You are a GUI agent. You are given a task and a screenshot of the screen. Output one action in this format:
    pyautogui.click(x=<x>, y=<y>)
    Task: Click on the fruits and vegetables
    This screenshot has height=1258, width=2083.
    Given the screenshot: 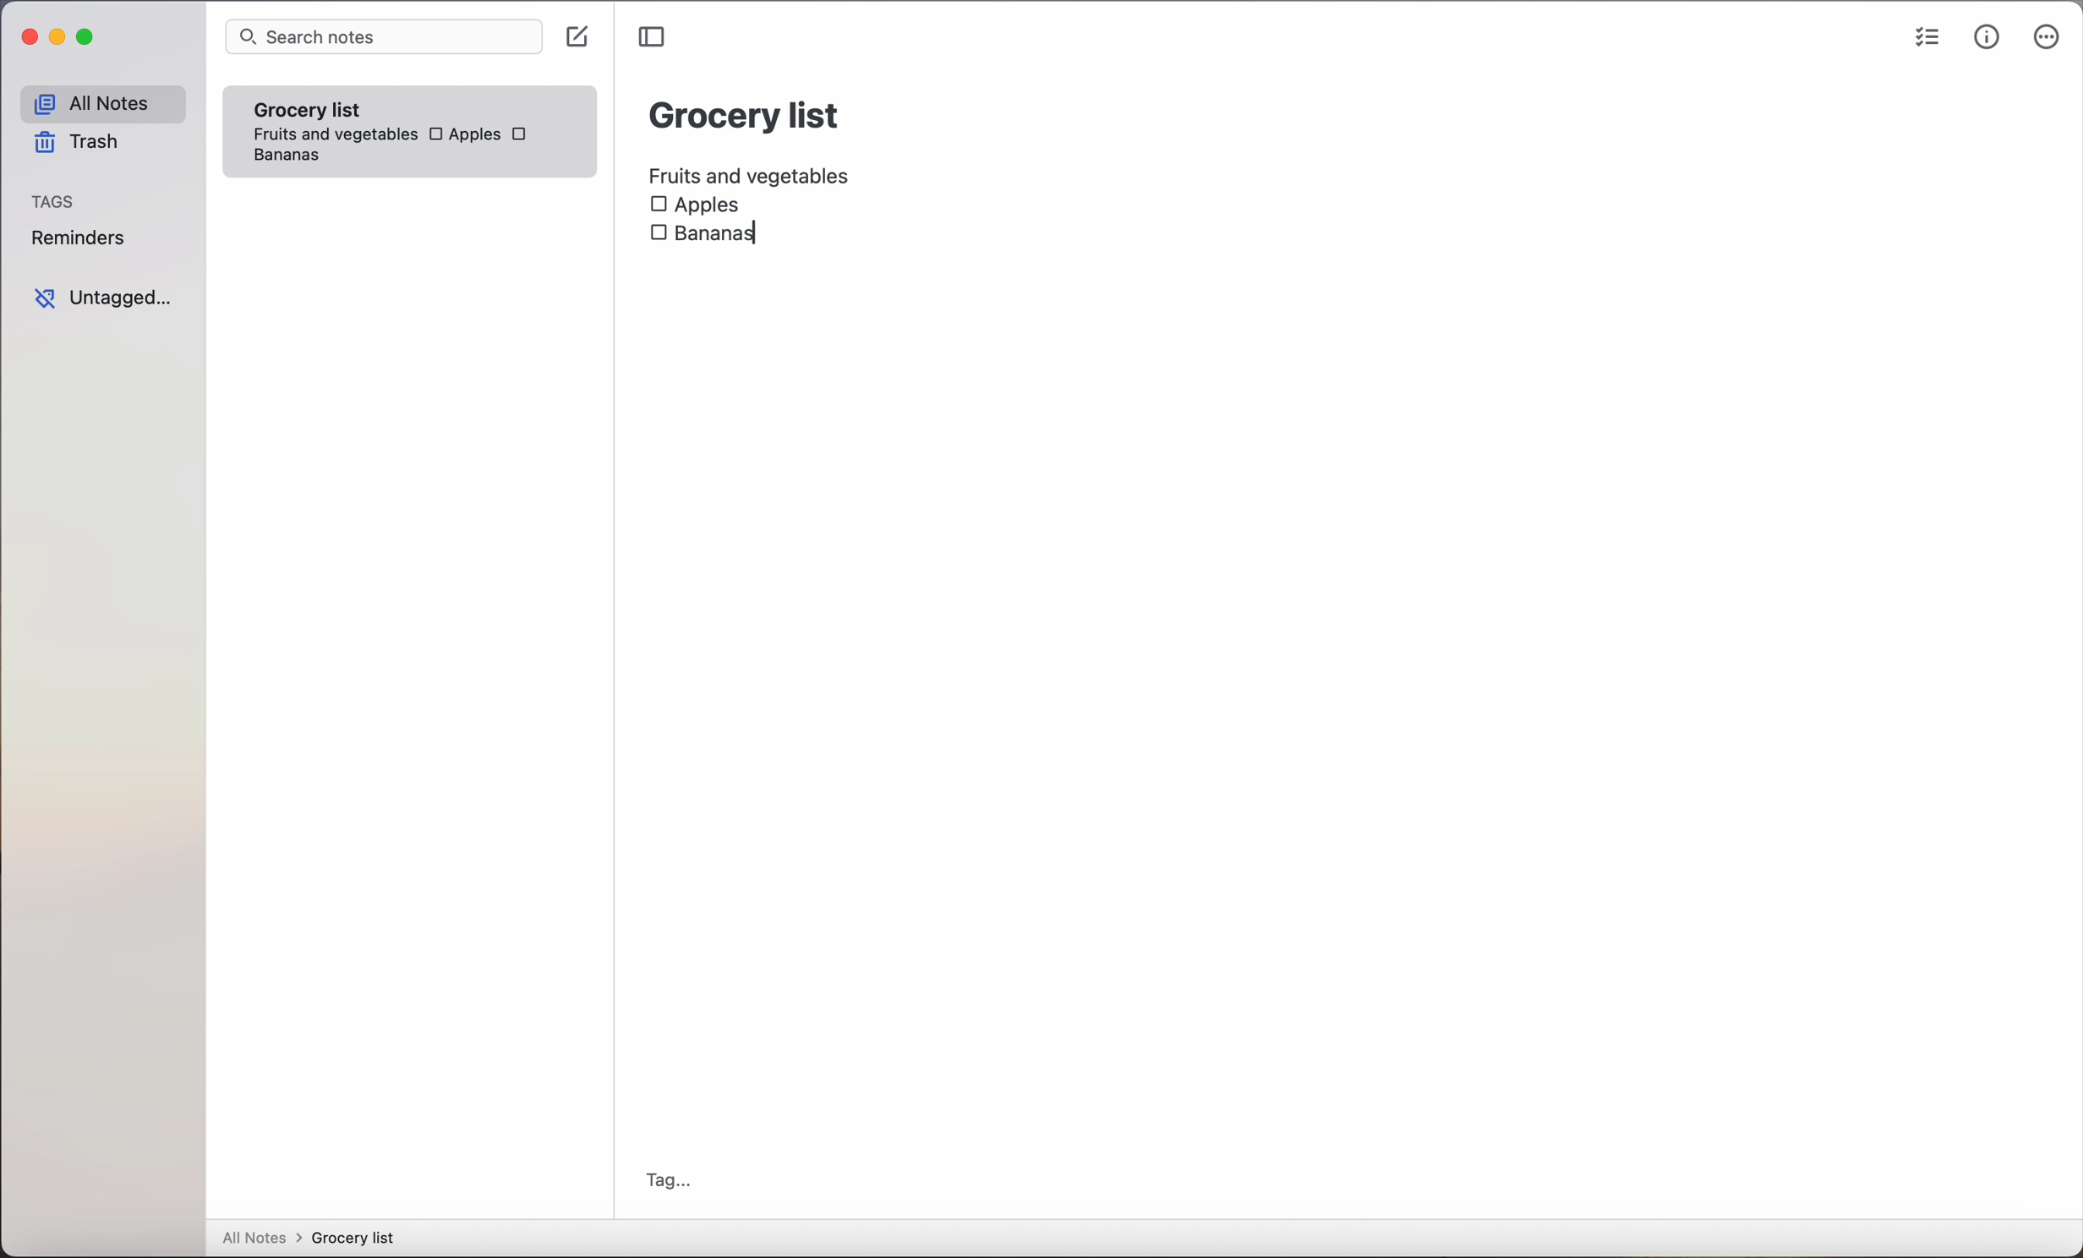 What is the action you would take?
    pyautogui.click(x=757, y=172)
    